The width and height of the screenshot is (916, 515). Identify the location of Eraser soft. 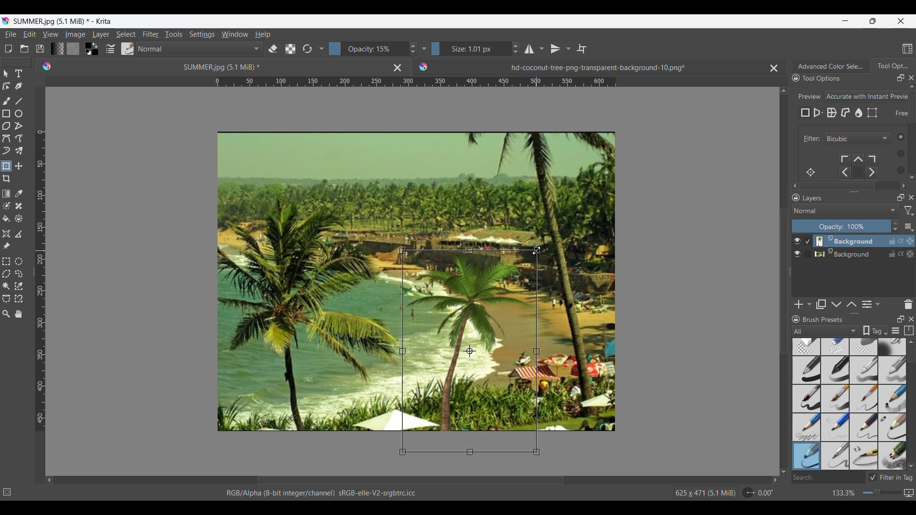
(865, 346).